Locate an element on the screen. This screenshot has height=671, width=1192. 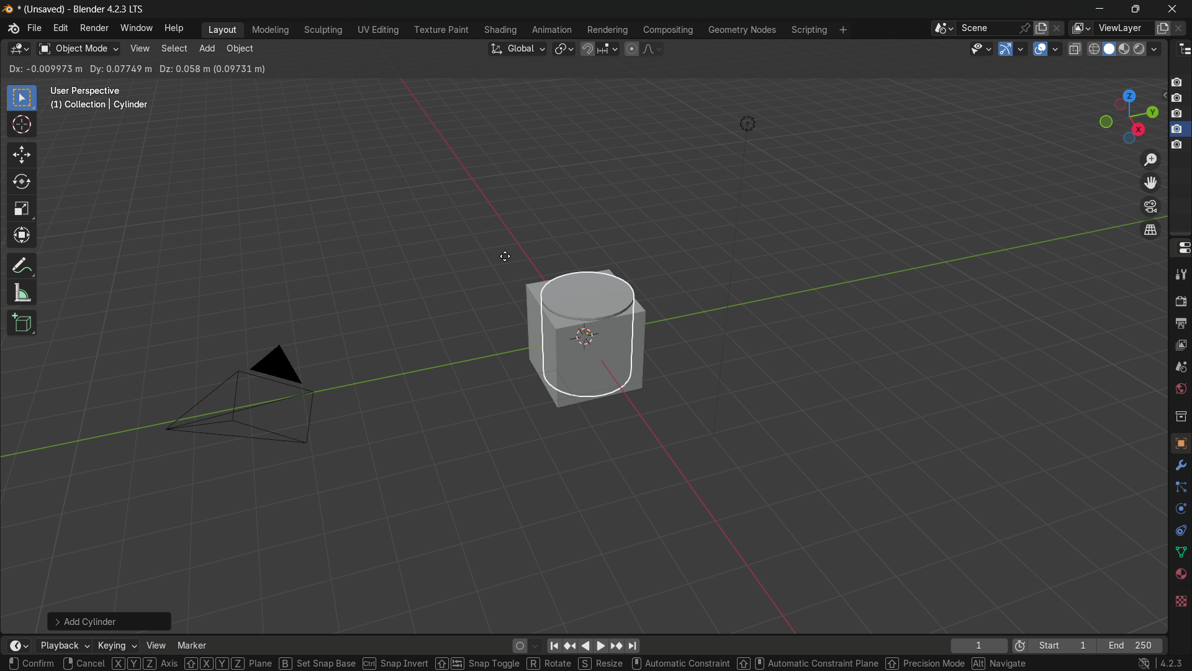
delete scene is located at coordinates (1057, 29).